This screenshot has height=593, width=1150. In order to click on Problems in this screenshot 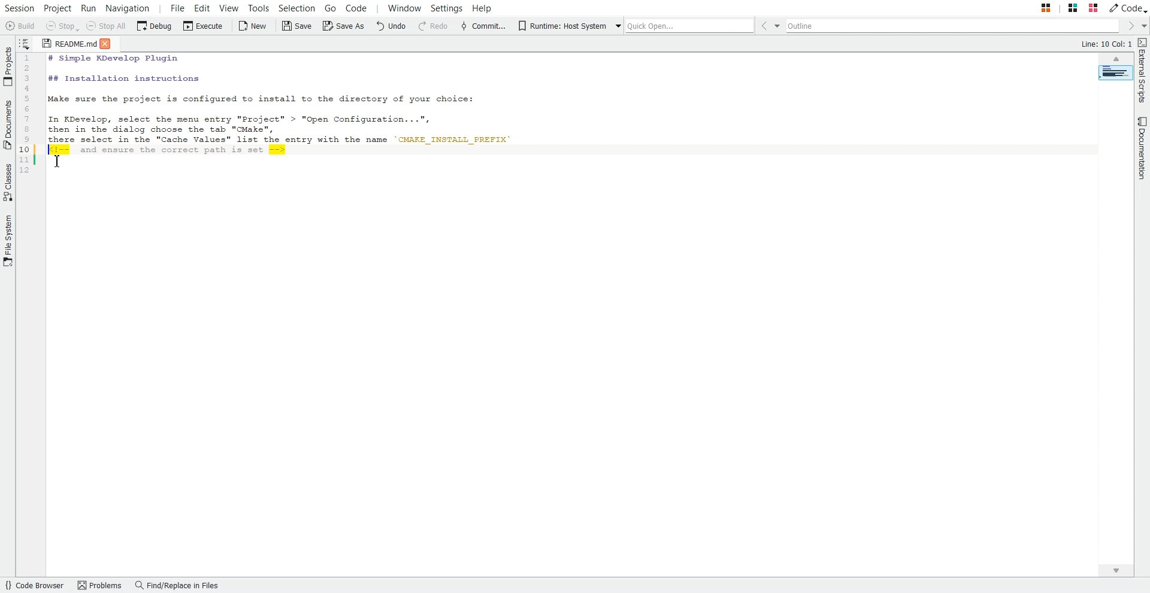, I will do `click(100, 585)`.